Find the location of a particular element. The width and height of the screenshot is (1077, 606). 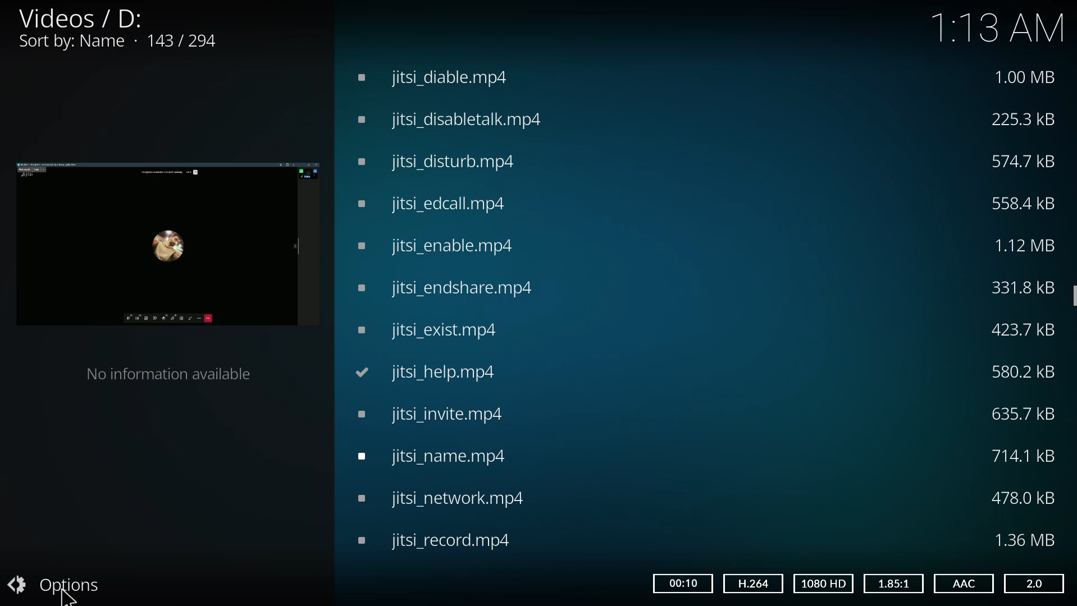

video is located at coordinates (433, 499).